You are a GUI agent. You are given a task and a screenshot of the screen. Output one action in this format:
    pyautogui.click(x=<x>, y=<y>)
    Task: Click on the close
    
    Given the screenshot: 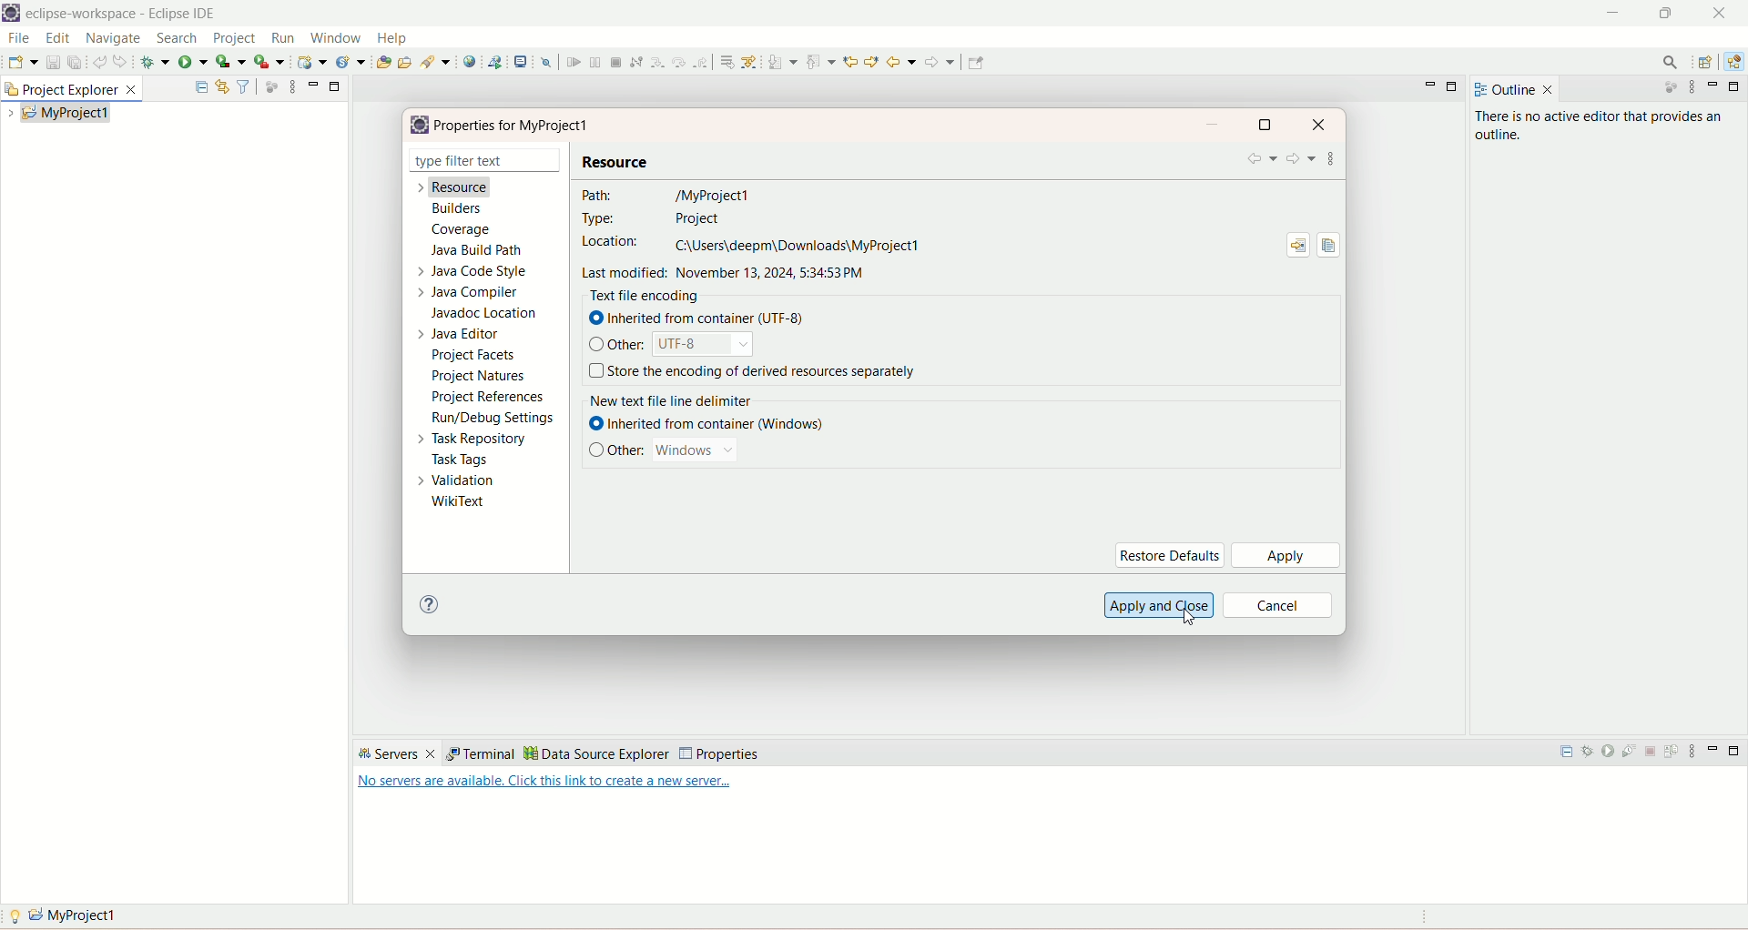 What is the action you would take?
    pyautogui.click(x=1320, y=123)
    